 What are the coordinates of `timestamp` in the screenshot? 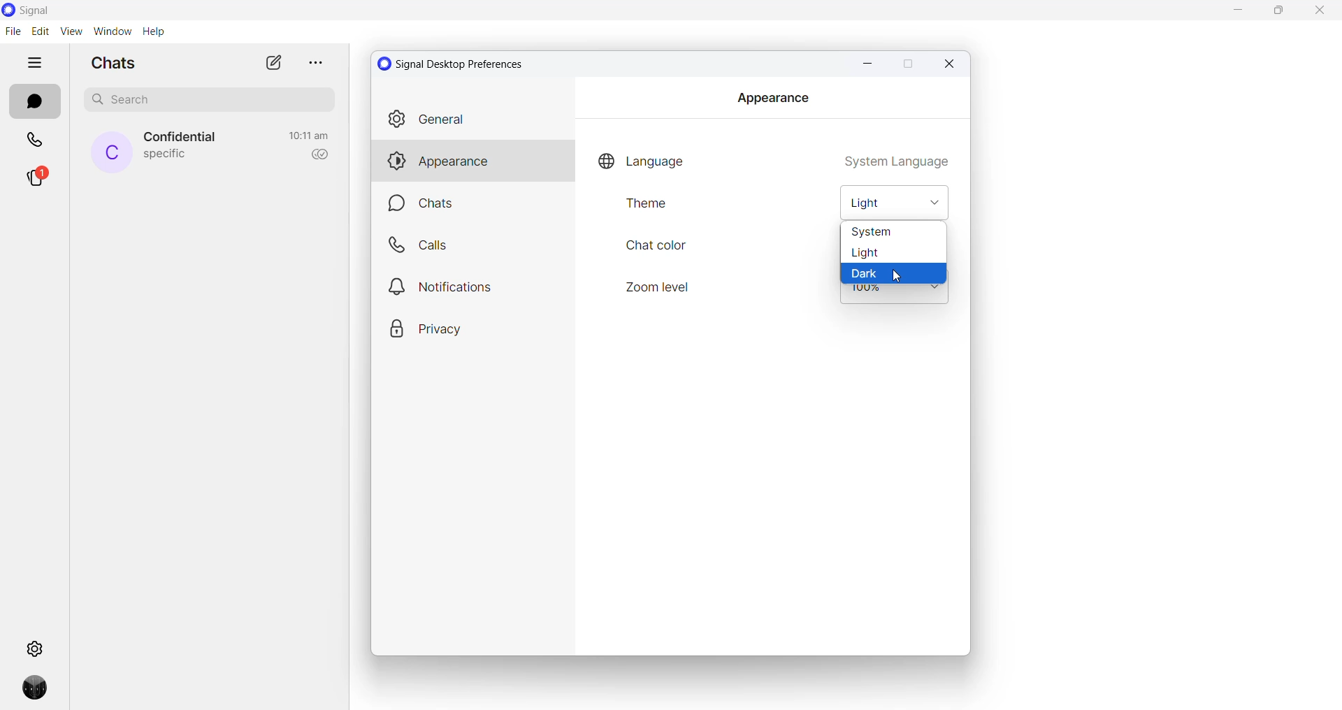 It's located at (309, 136).